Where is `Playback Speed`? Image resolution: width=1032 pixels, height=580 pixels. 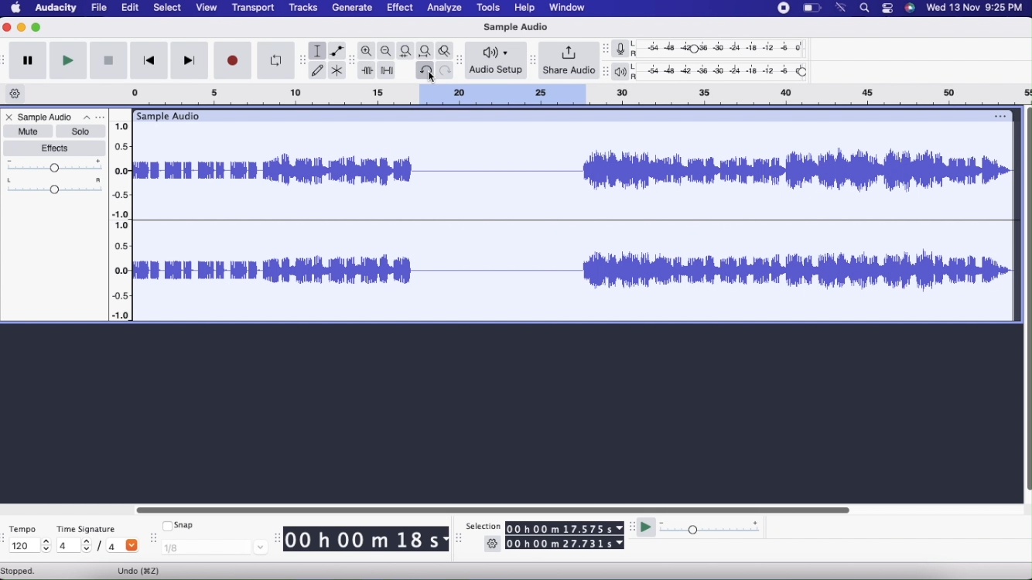
Playback Speed is located at coordinates (726, 527).